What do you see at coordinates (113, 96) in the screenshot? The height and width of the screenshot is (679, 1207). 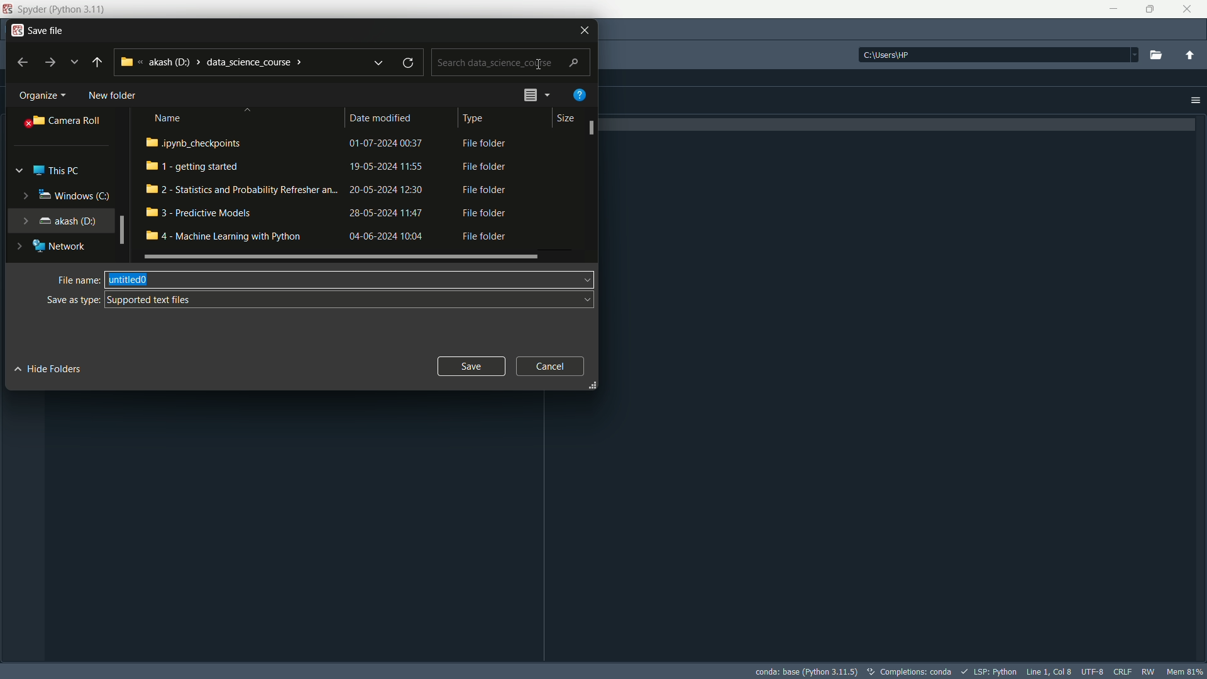 I see `new folder` at bounding box center [113, 96].